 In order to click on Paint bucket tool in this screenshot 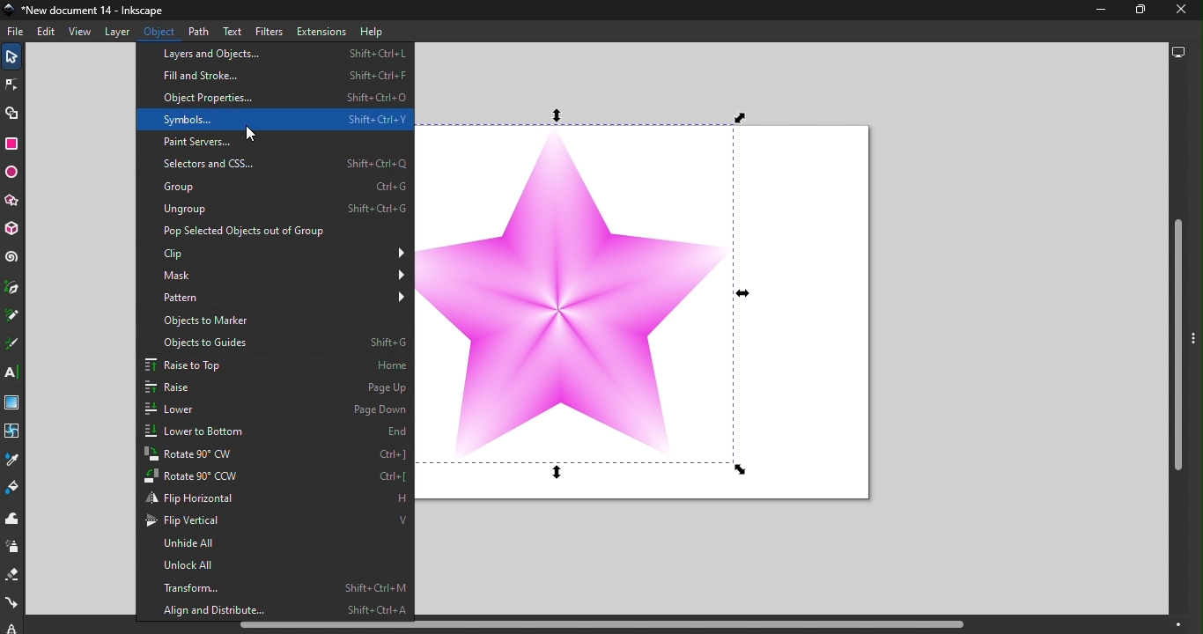, I will do `click(17, 485)`.